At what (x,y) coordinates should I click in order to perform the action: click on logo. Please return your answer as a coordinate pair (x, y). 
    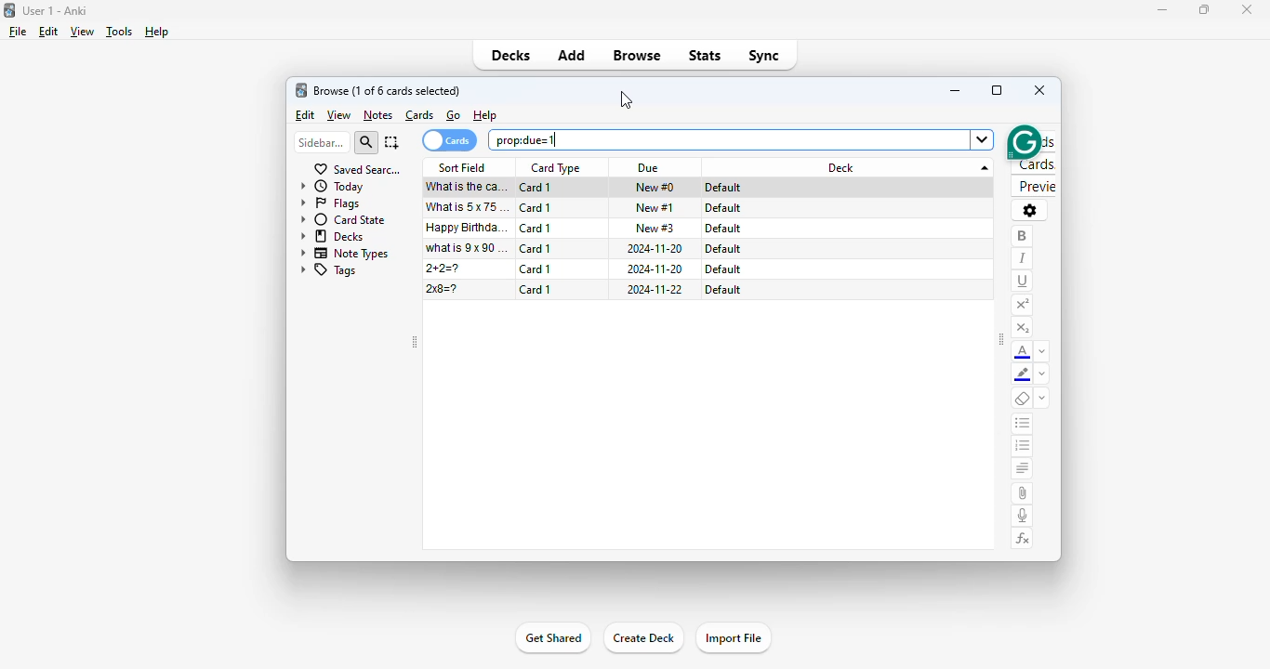
    Looking at the image, I should click on (300, 89).